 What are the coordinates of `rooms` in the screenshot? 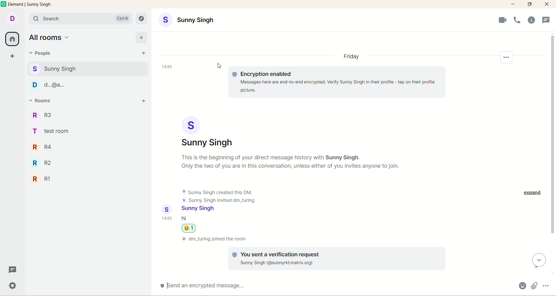 It's located at (42, 101).